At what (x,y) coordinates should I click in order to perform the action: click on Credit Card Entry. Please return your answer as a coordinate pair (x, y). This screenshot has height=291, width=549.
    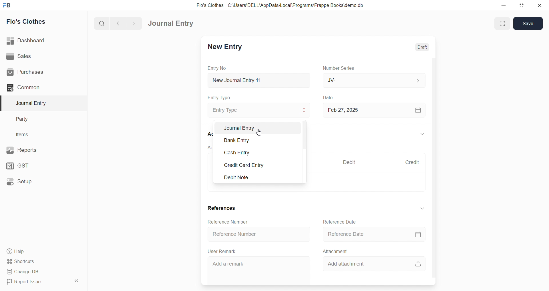
    Looking at the image, I should click on (244, 165).